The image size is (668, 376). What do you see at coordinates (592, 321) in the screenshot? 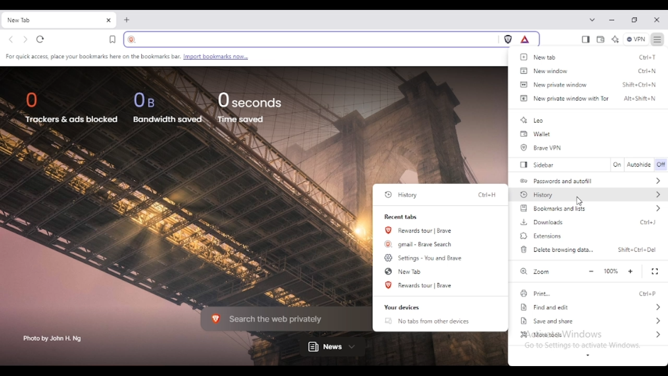
I see `save and share` at bounding box center [592, 321].